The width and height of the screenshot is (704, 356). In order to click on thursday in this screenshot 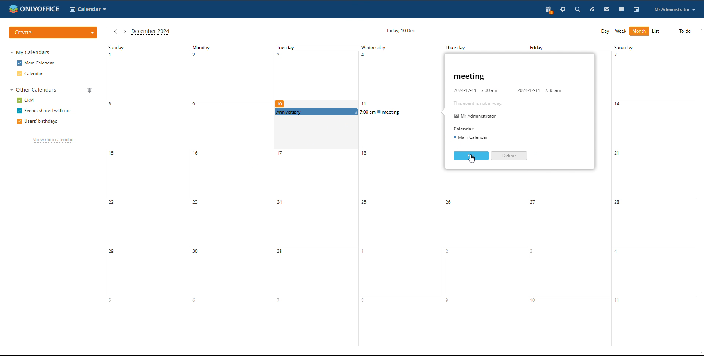, I will do `click(481, 48)`.